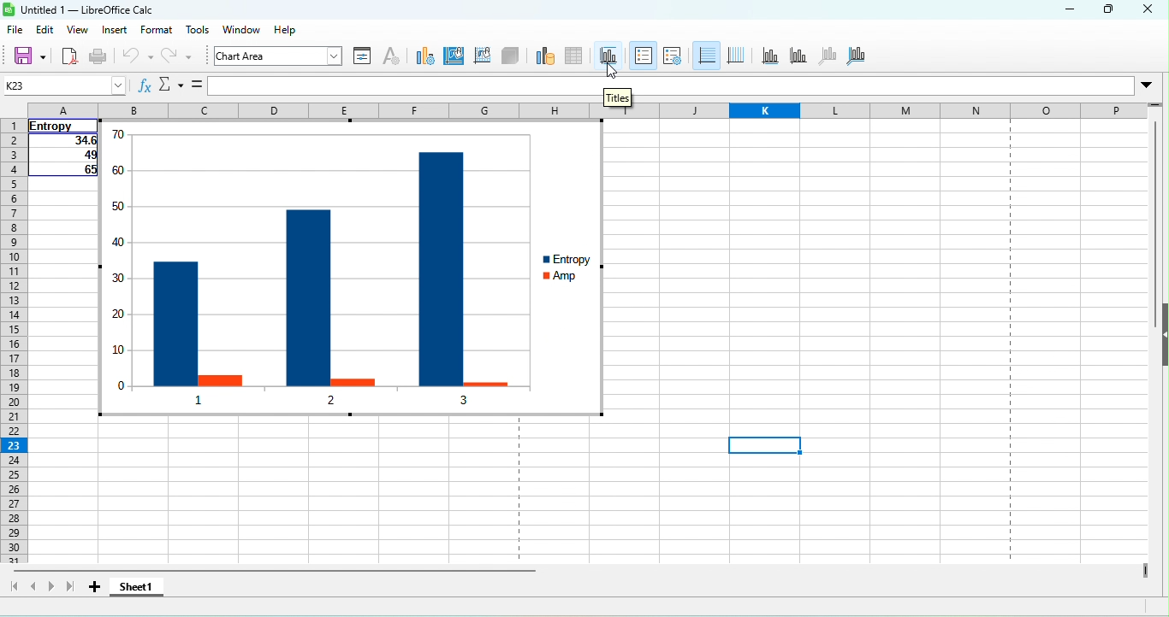  What do you see at coordinates (66, 171) in the screenshot?
I see `65` at bounding box center [66, 171].